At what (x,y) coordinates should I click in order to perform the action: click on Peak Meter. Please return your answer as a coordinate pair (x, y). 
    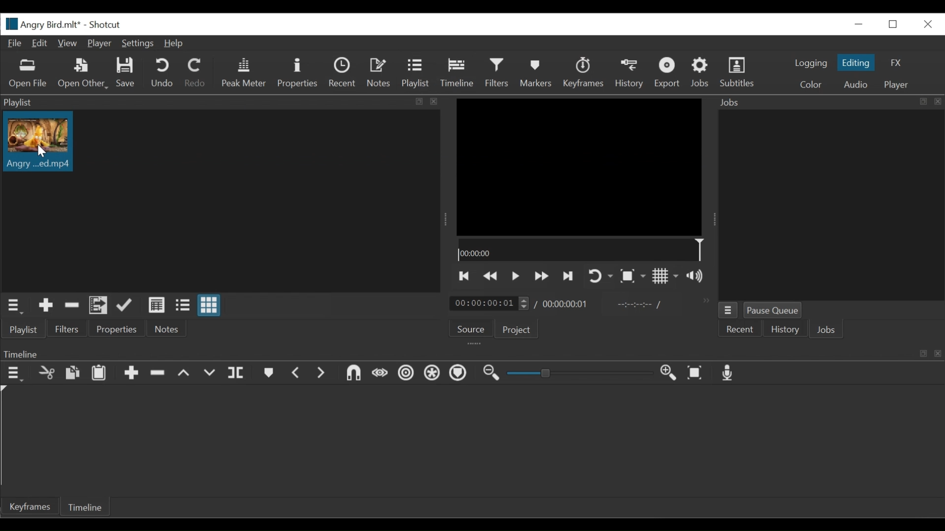
    Looking at the image, I should click on (243, 72).